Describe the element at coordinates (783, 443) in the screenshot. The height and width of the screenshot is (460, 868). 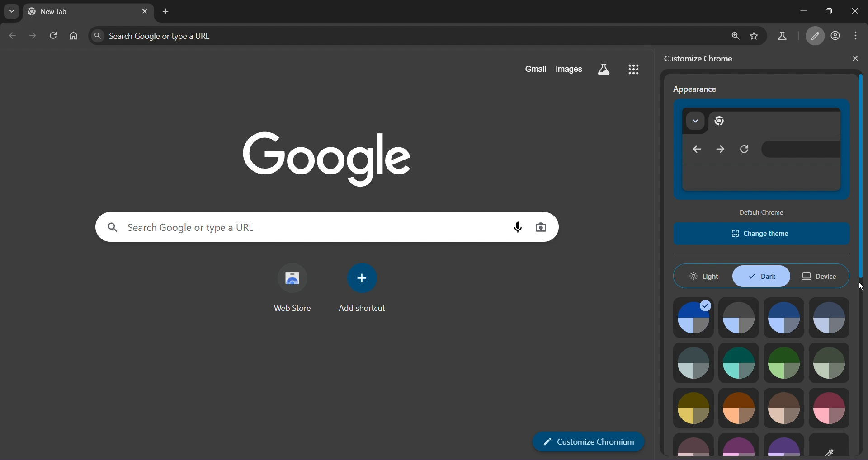
I see `theme` at that location.